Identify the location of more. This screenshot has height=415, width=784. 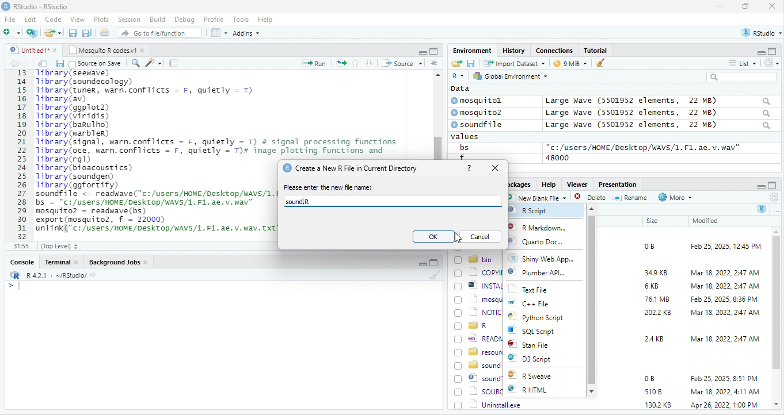
(776, 210).